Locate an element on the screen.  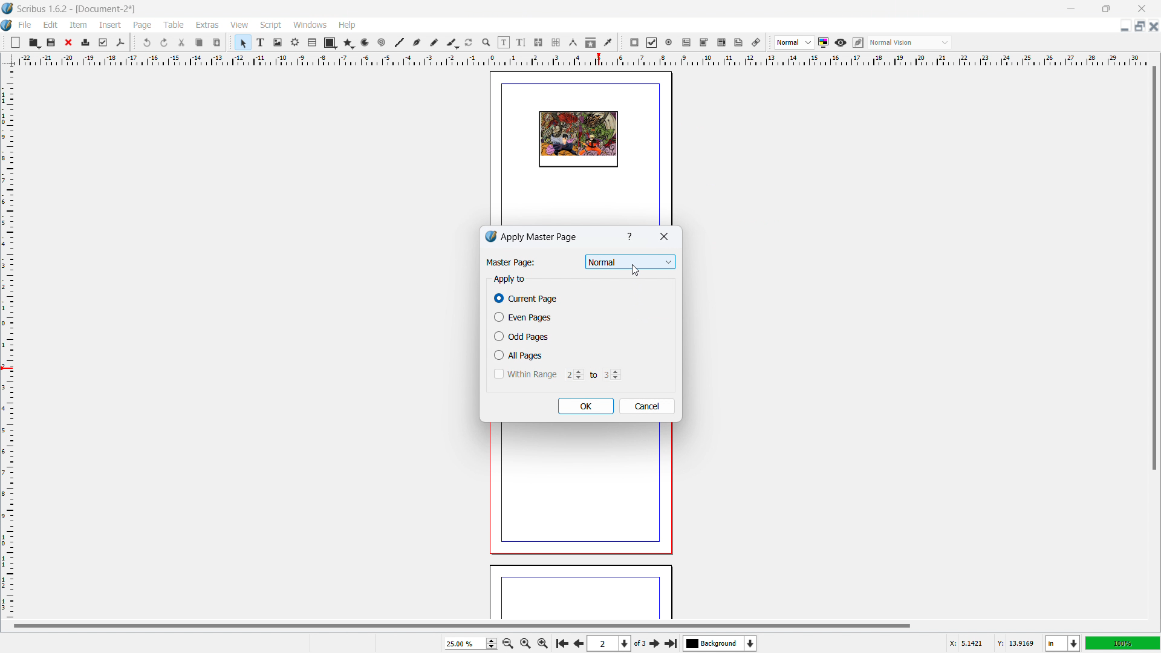
logo is located at coordinates (7, 26).